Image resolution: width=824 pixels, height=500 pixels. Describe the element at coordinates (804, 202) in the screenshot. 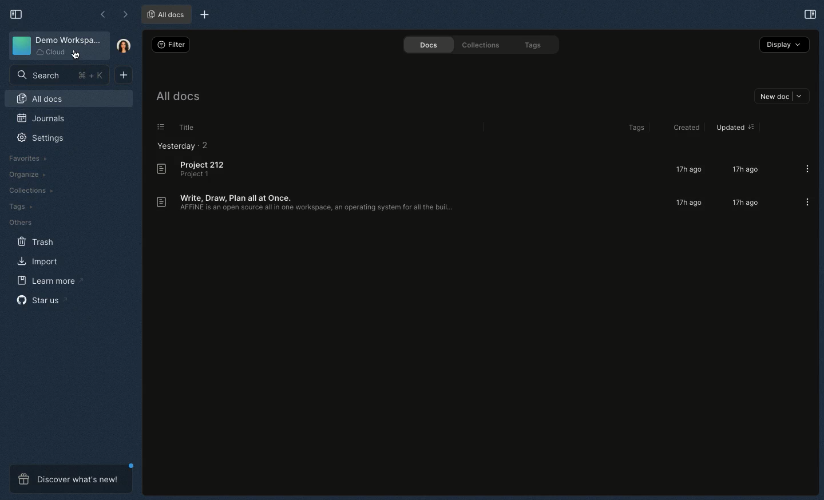

I see `Options` at that location.